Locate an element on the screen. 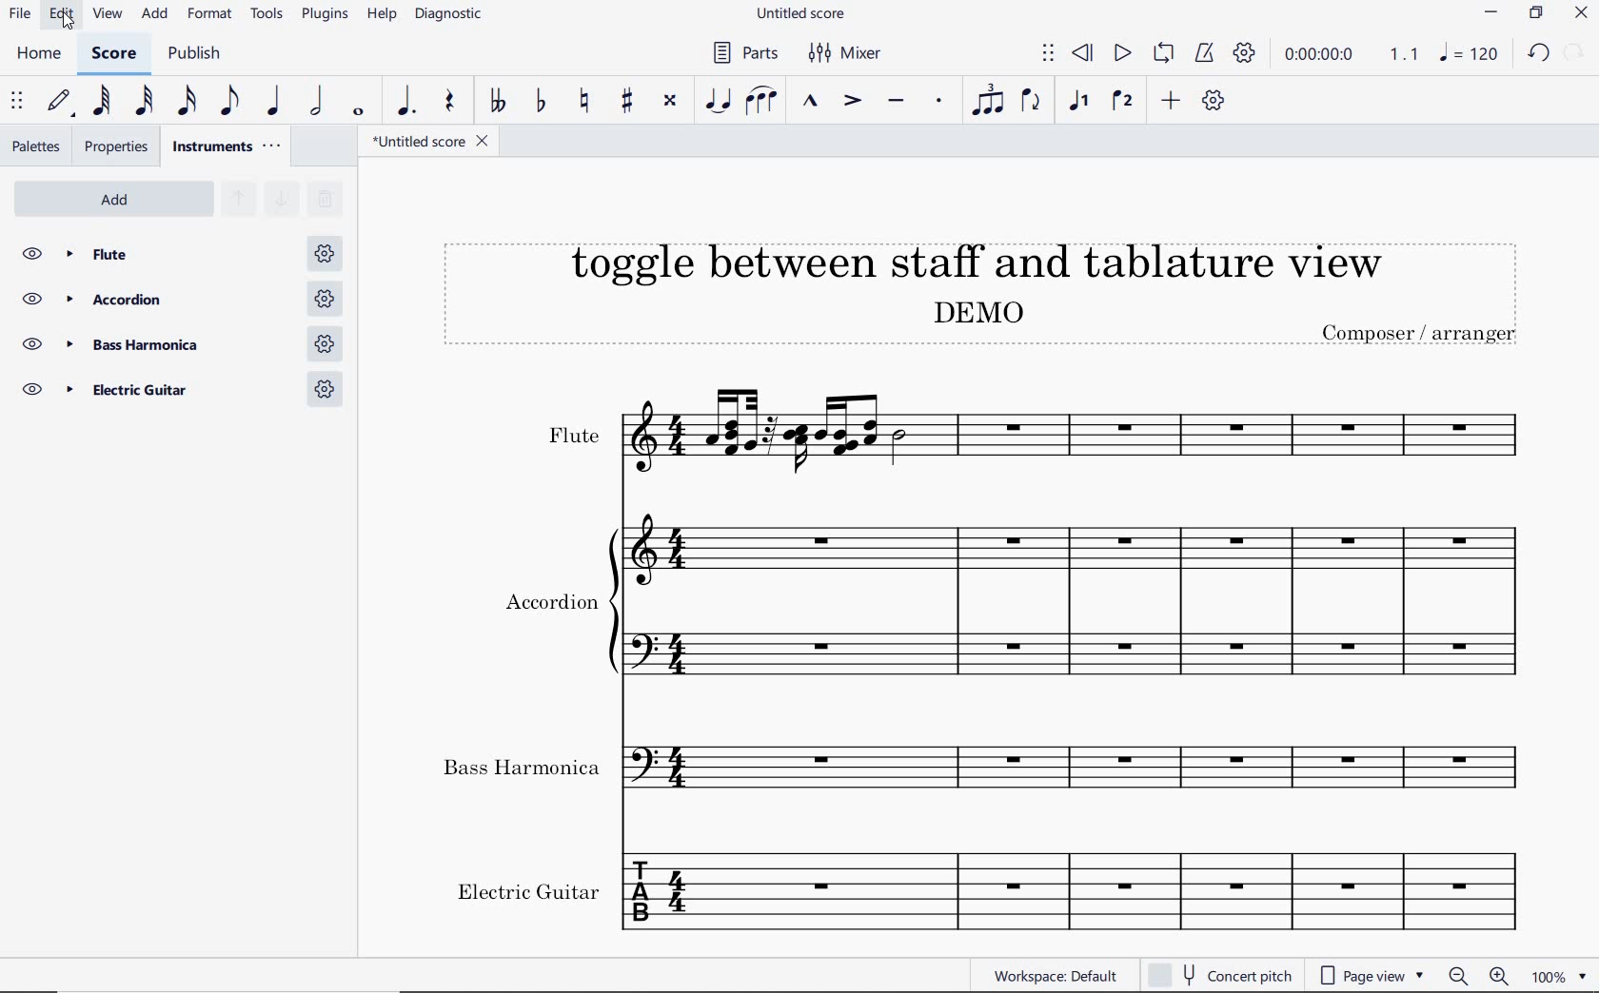 The width and height of the screenshot is (1599, 993). toggle natural is located at coordinates (586, 101).